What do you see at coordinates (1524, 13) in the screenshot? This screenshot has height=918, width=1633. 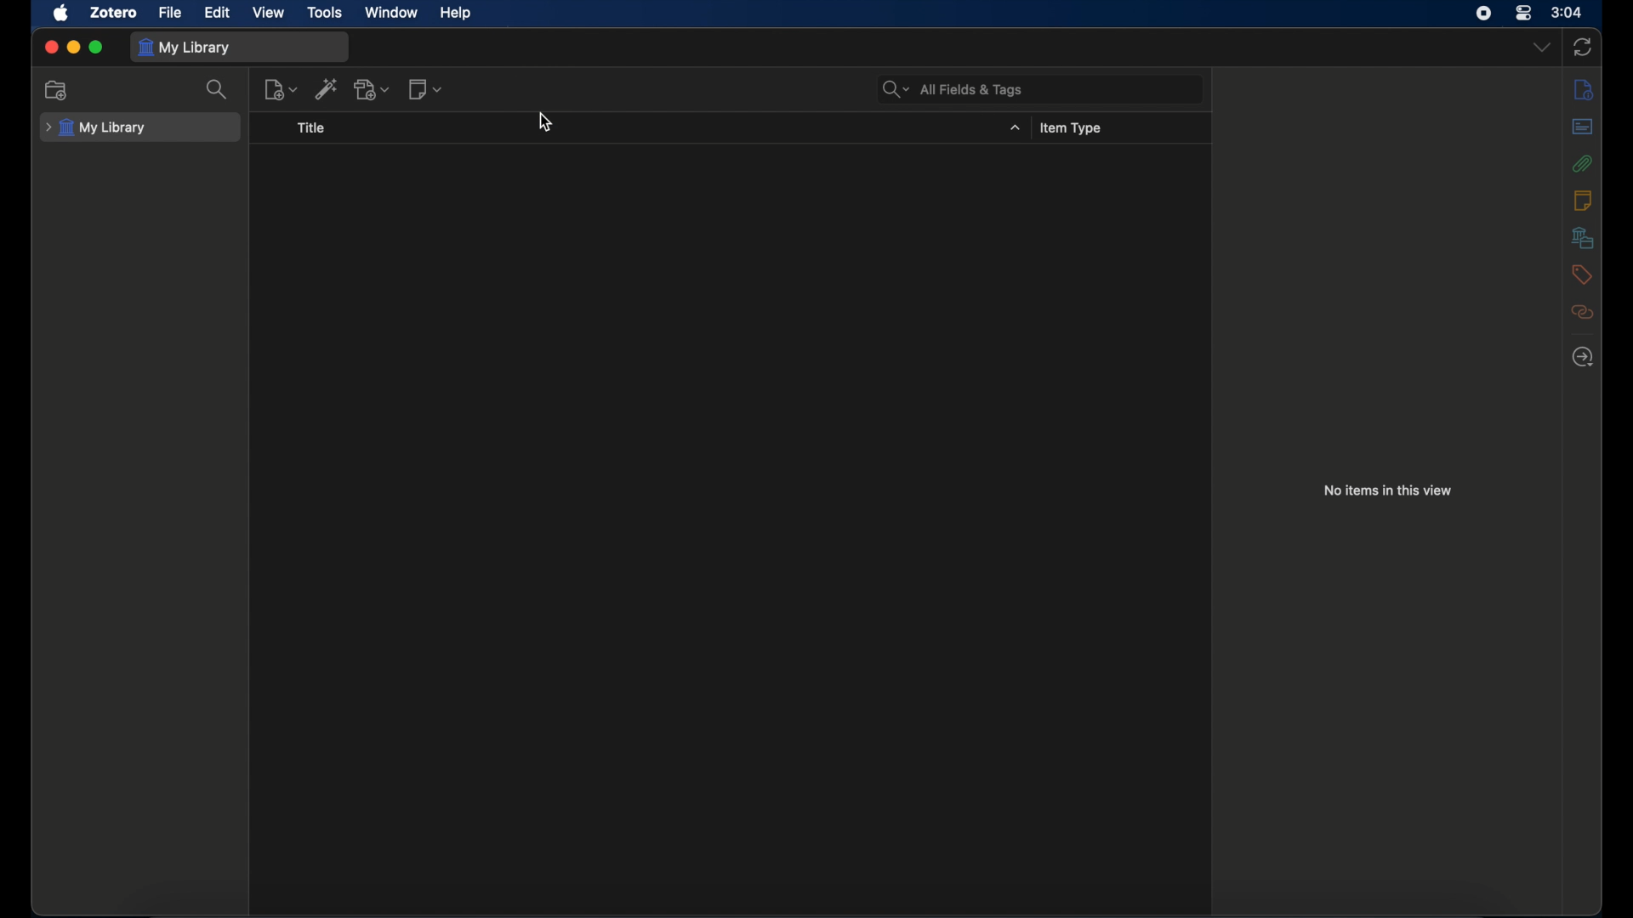 I see `control center` at bounding box center [1524, 13].